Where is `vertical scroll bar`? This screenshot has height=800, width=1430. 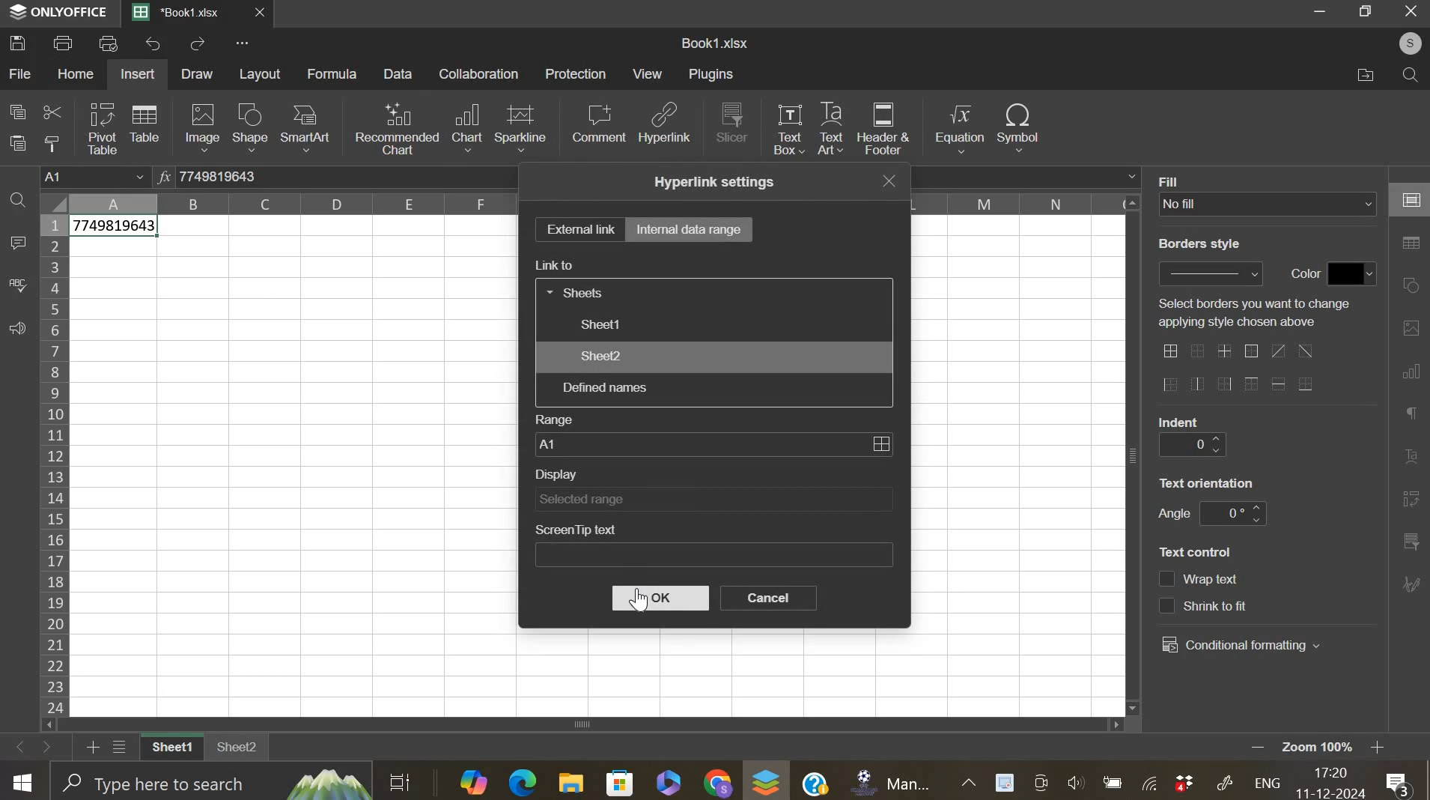
vertical scroll bar is located at coordinates (1134, 455).